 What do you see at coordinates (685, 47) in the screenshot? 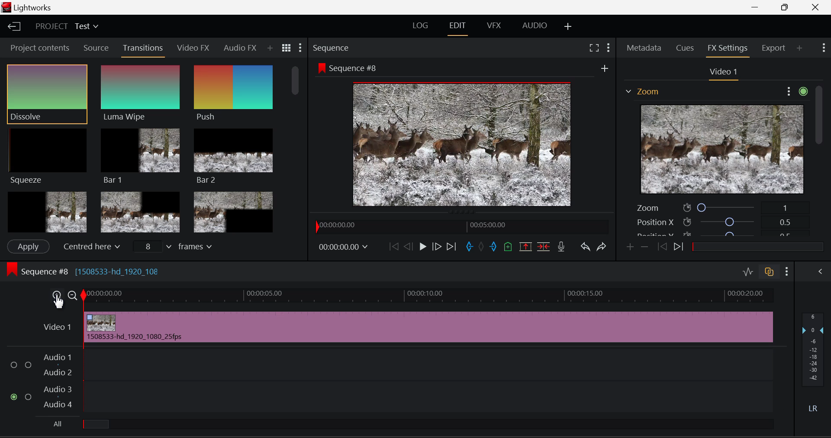
I see `Cues` at bounding box center [685, 47].